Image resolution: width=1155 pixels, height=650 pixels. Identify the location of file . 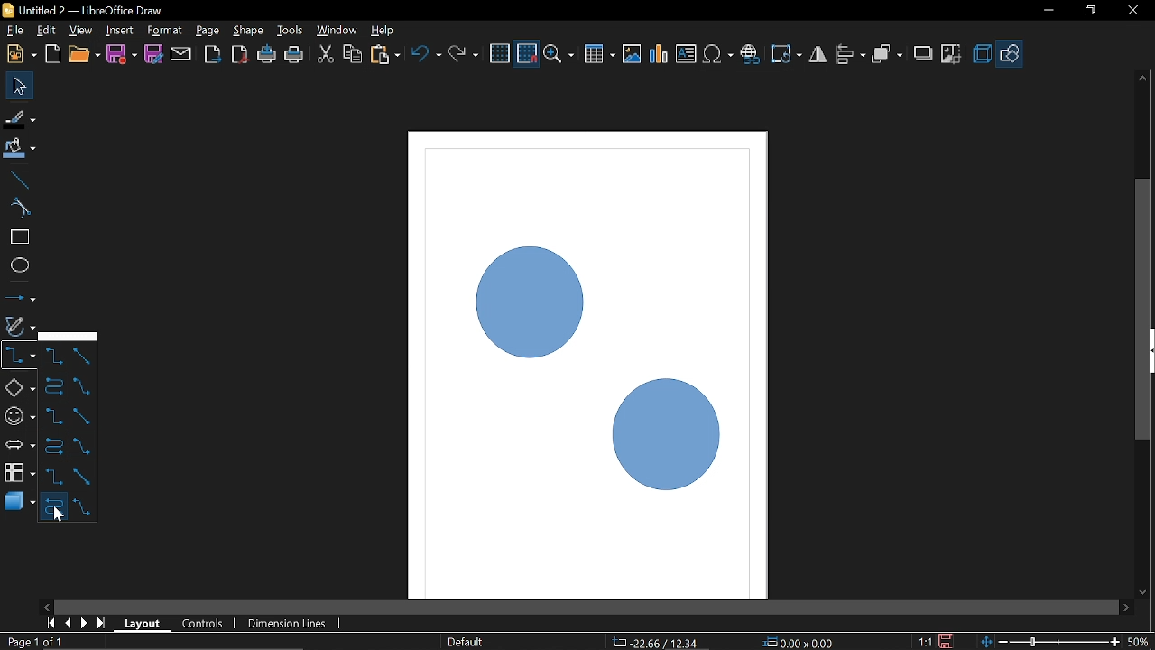
(14, 31).